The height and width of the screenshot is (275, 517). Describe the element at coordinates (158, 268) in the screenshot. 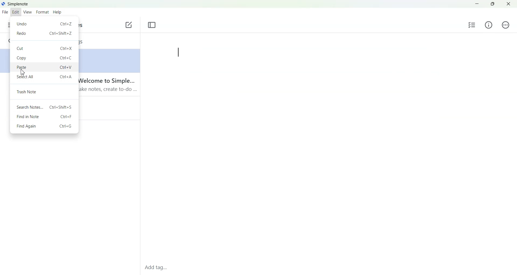

I see `Add Tags` at that location.